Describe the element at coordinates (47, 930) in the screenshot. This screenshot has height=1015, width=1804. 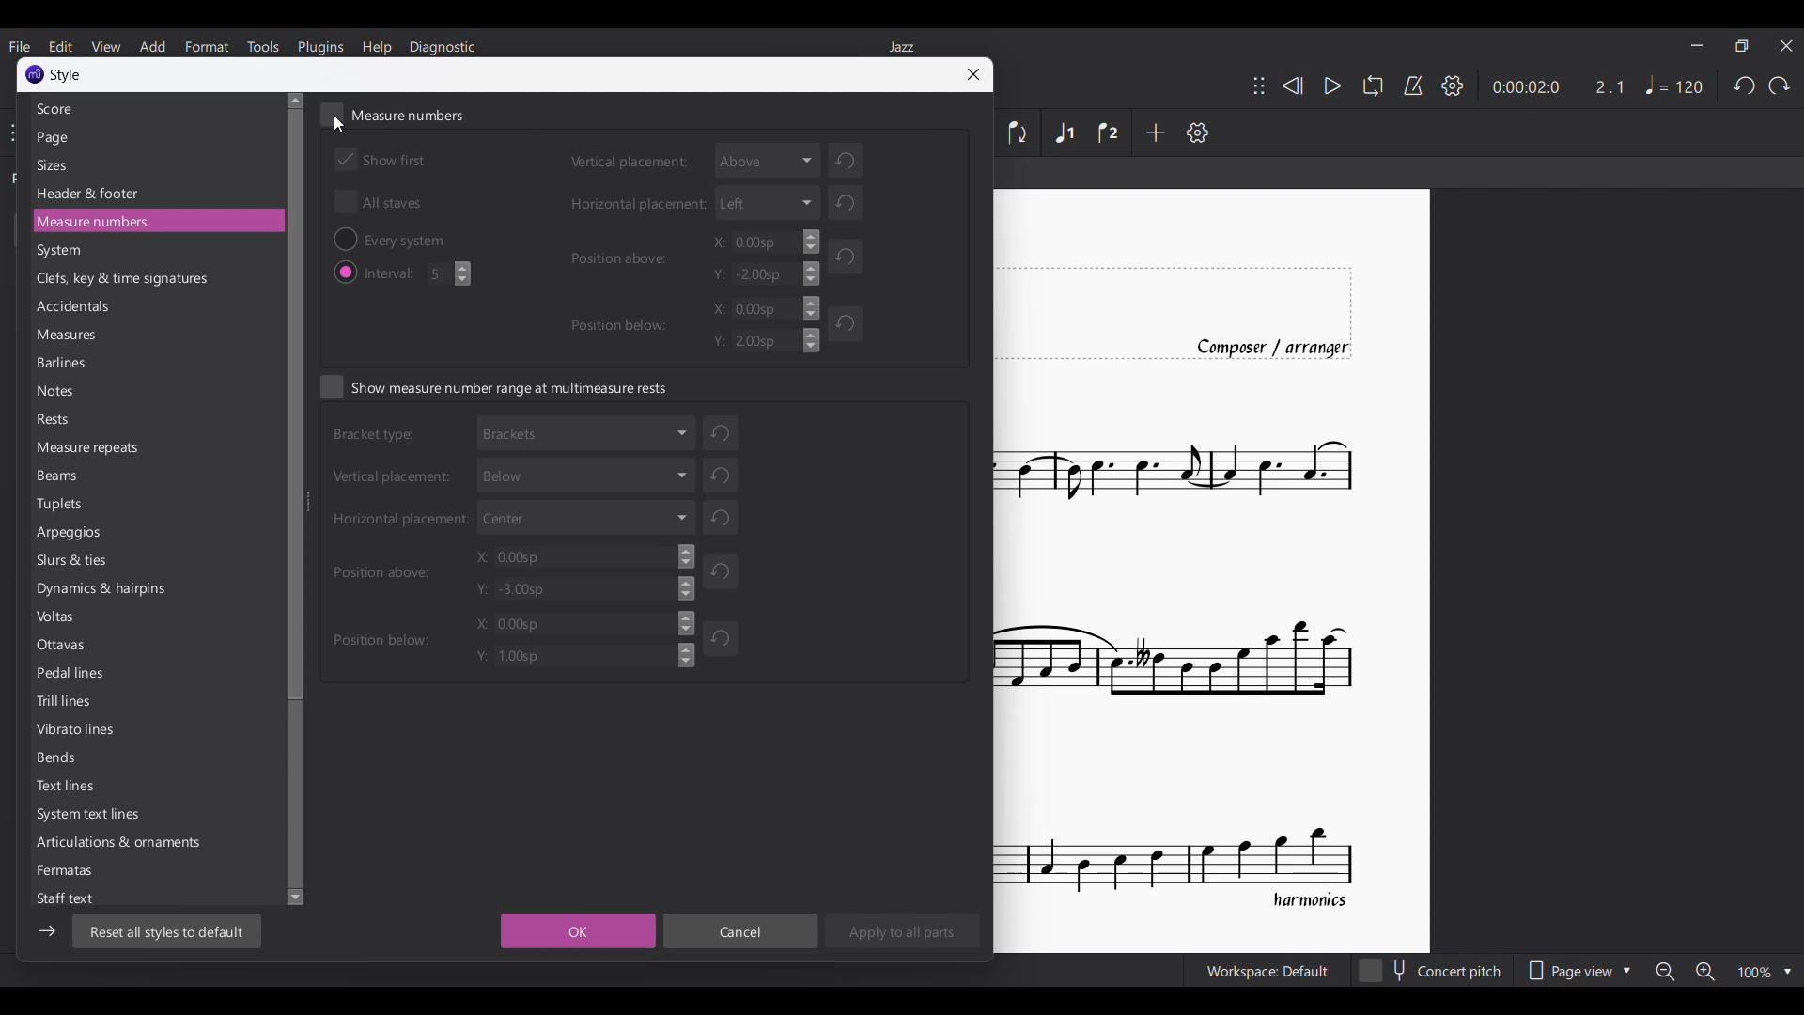
I see `Show/Hide sidebar` at that location.